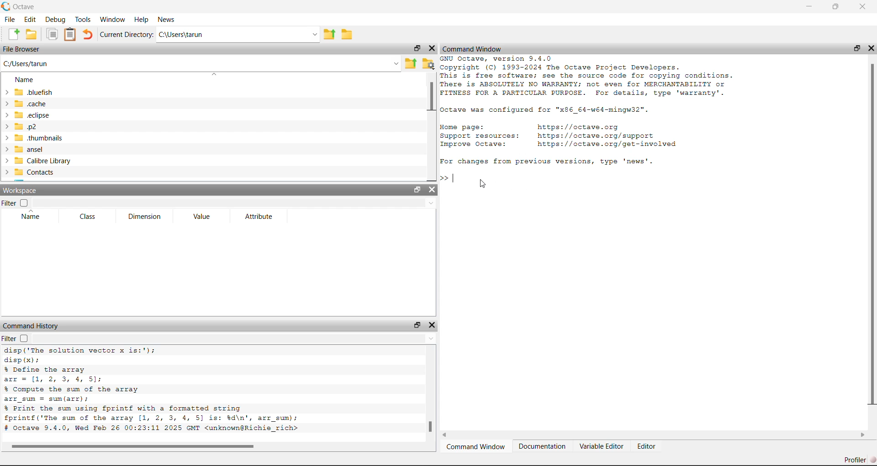 This screenshot has width=877, height=466. I want to click on Command History, so click(33, 326).